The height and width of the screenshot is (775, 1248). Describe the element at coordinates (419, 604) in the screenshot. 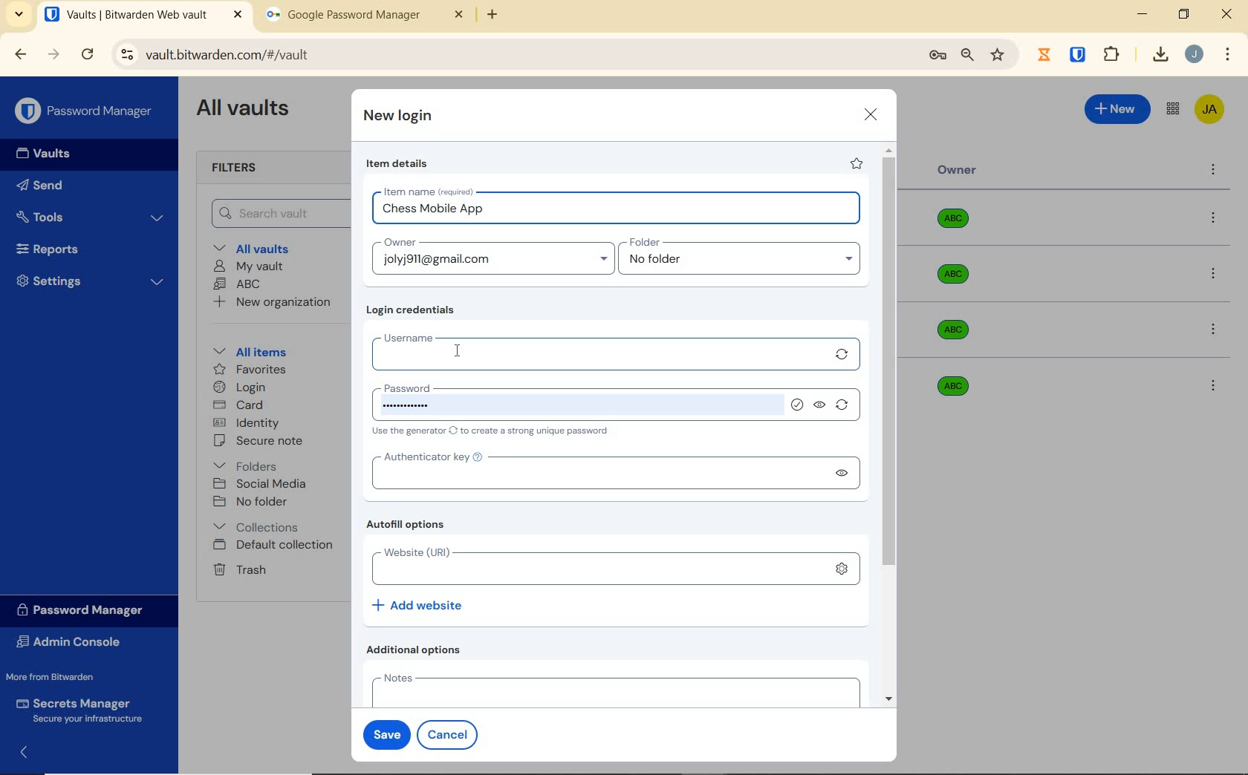

I see `Add website` at that location.